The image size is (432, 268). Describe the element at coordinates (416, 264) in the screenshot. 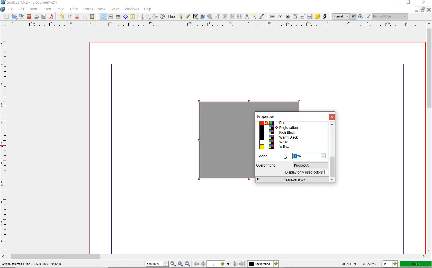

I see `100%` at that location.